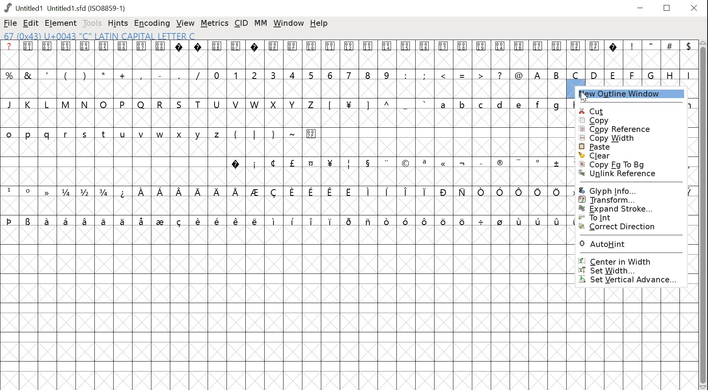 The image size is (708, 390). What do you see at coordinates (60, 23) in the screenshot?
I see `element` at bounding box center [60, 23].